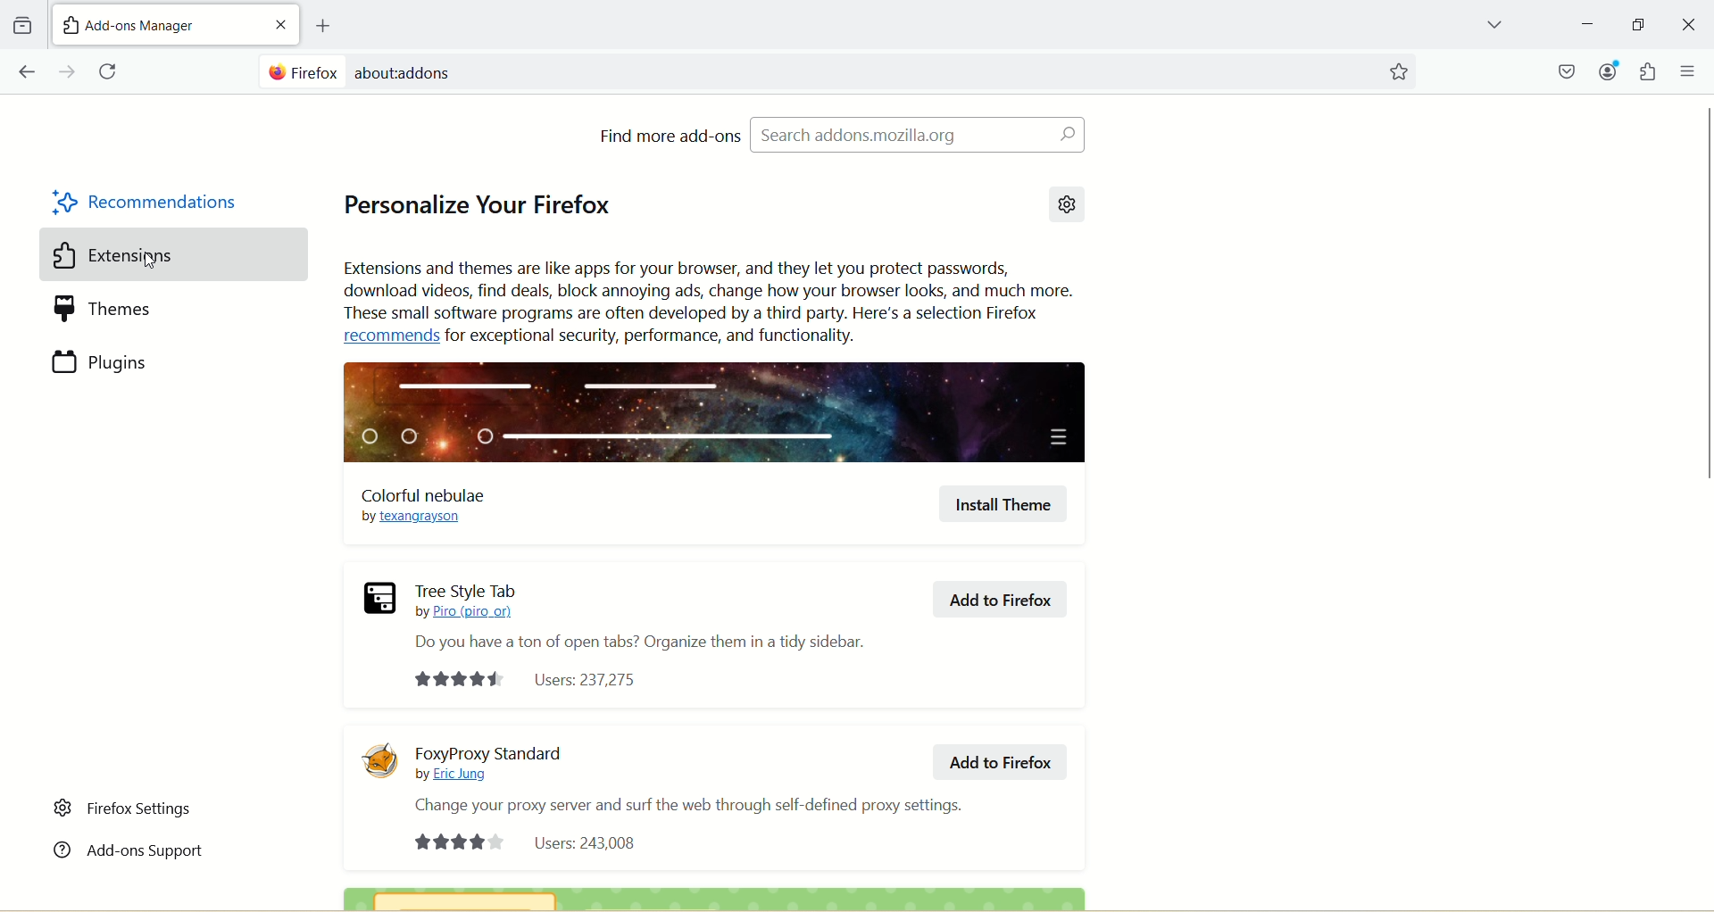  I want to click on Users: 237275, so click(531, 680).